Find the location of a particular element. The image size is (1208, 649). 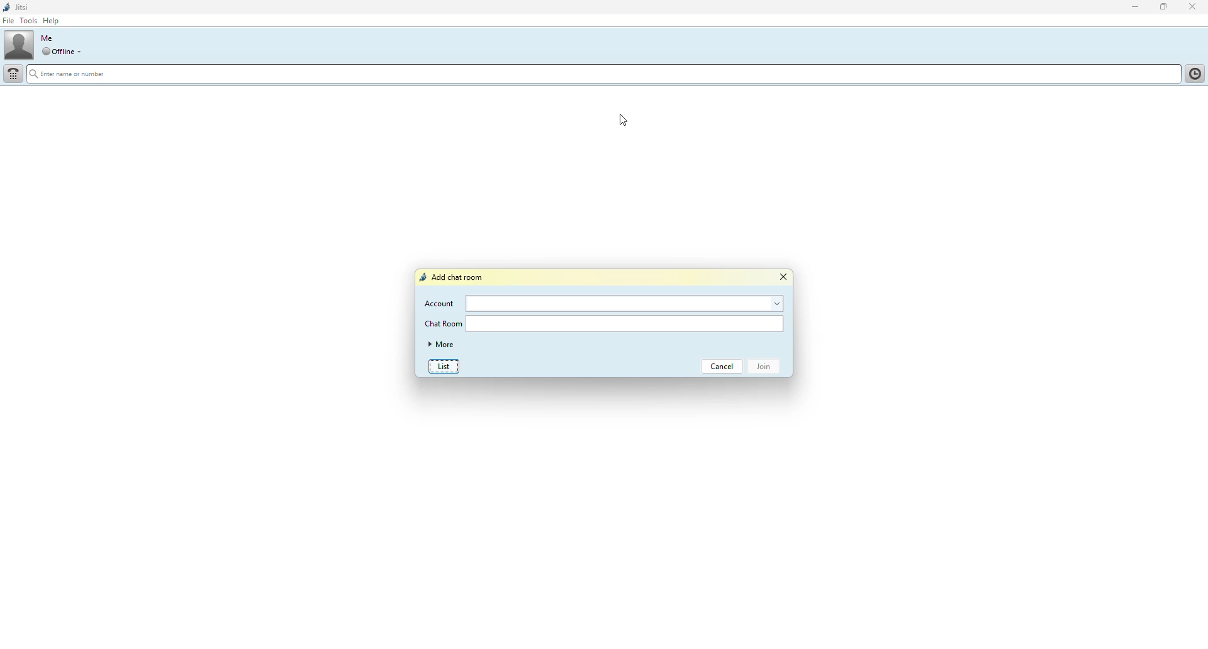

maximize is located at coordinates (1161, 6).